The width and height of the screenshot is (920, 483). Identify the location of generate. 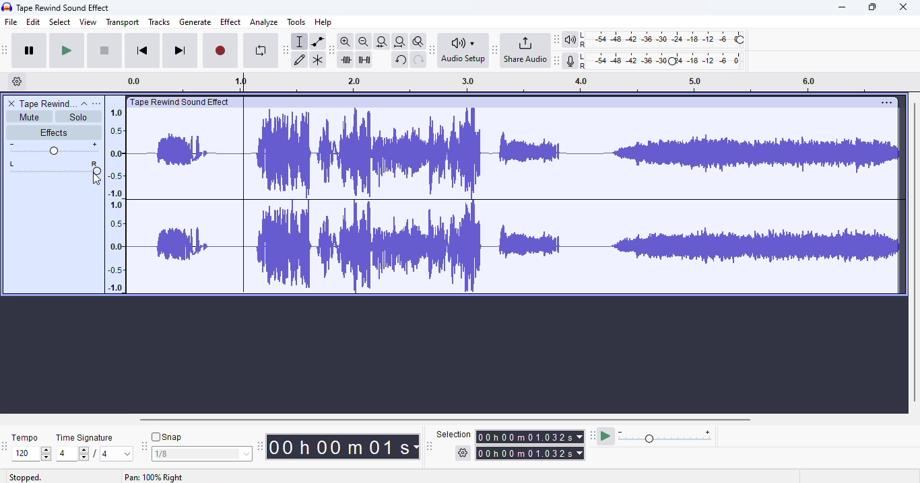
(195, 22).